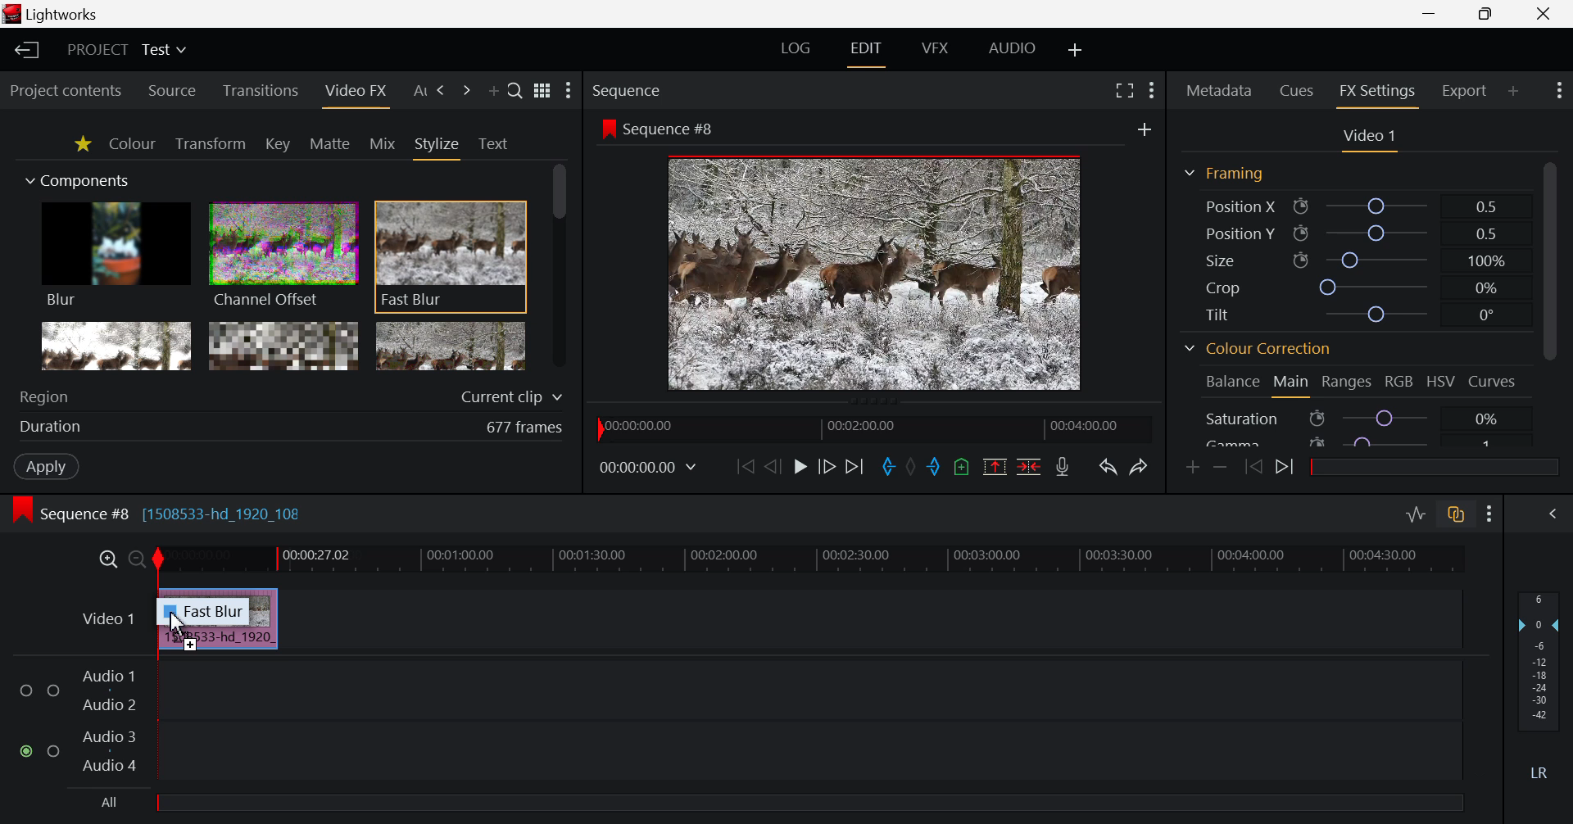  What do you see at coordinates (1454, 515) in the screenshot?
I see `Toggle Audio Track Sync` at bounding box center [1454, 515].